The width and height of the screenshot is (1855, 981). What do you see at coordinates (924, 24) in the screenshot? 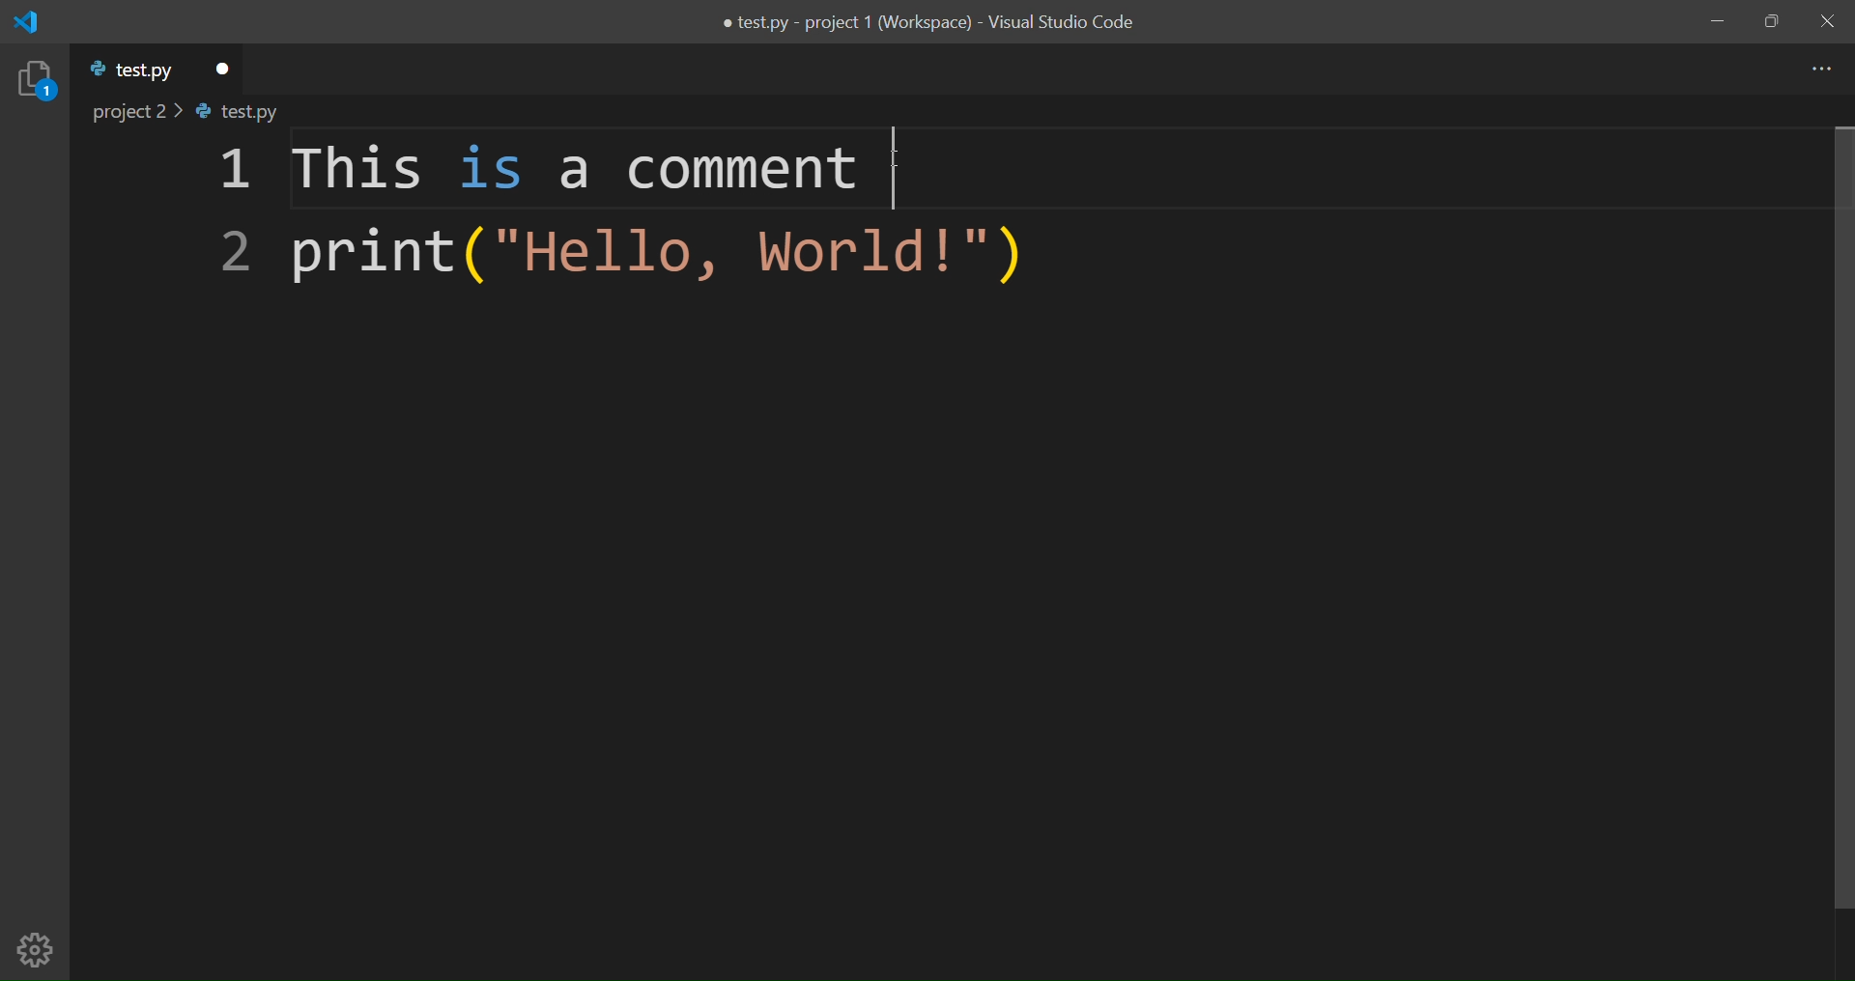
I see `title` at bounding box center [924, 24].